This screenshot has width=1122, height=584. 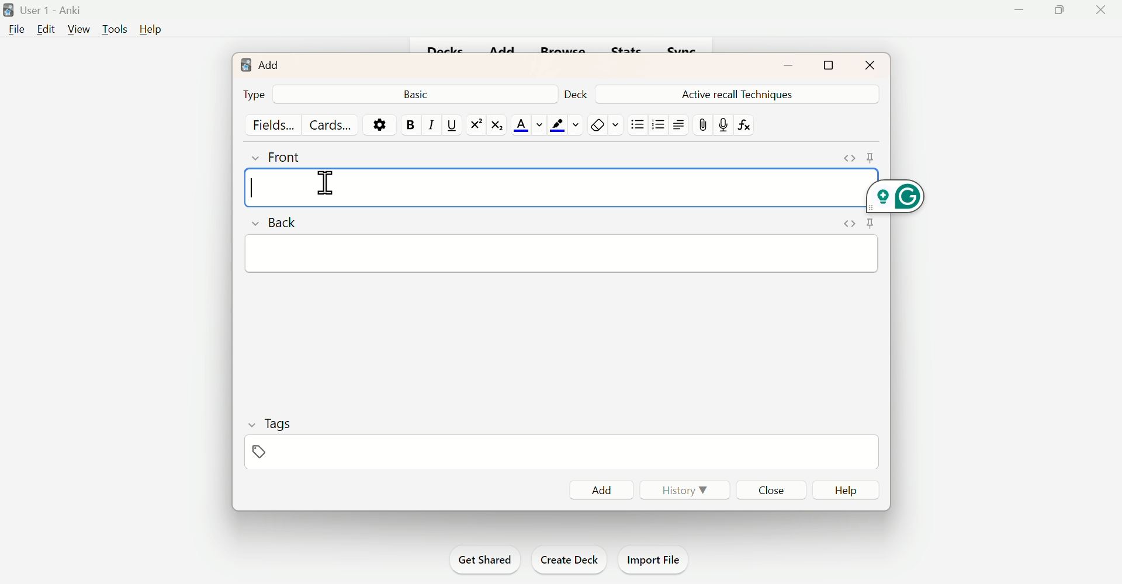 I want to click on Back, so click(x=277, y=222).